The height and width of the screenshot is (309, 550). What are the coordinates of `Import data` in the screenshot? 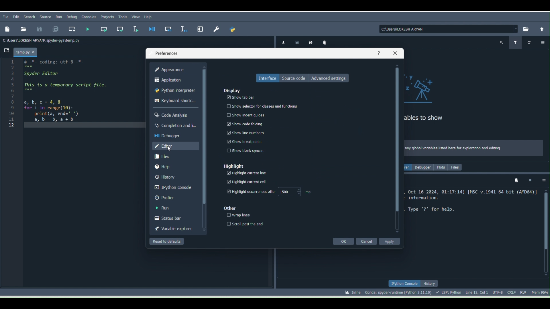 It's located at (282, 42).